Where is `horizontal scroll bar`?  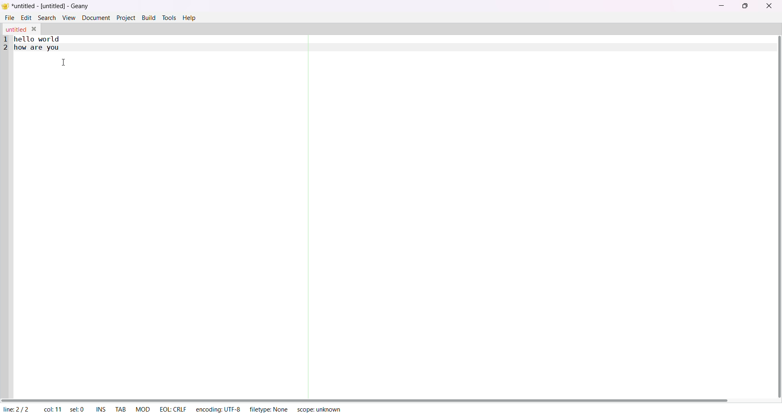
horizontal scroll bar is located at coordinates (369, 398).